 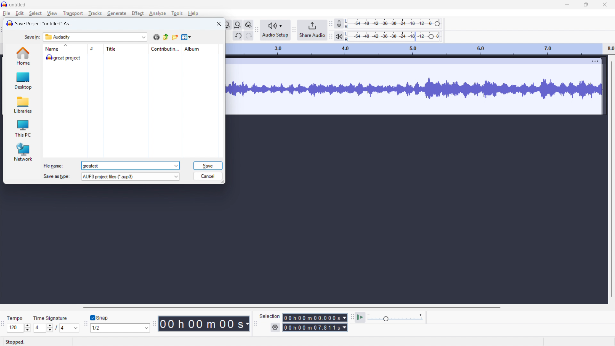 I want to click on undo, so click(x=237, y=36).